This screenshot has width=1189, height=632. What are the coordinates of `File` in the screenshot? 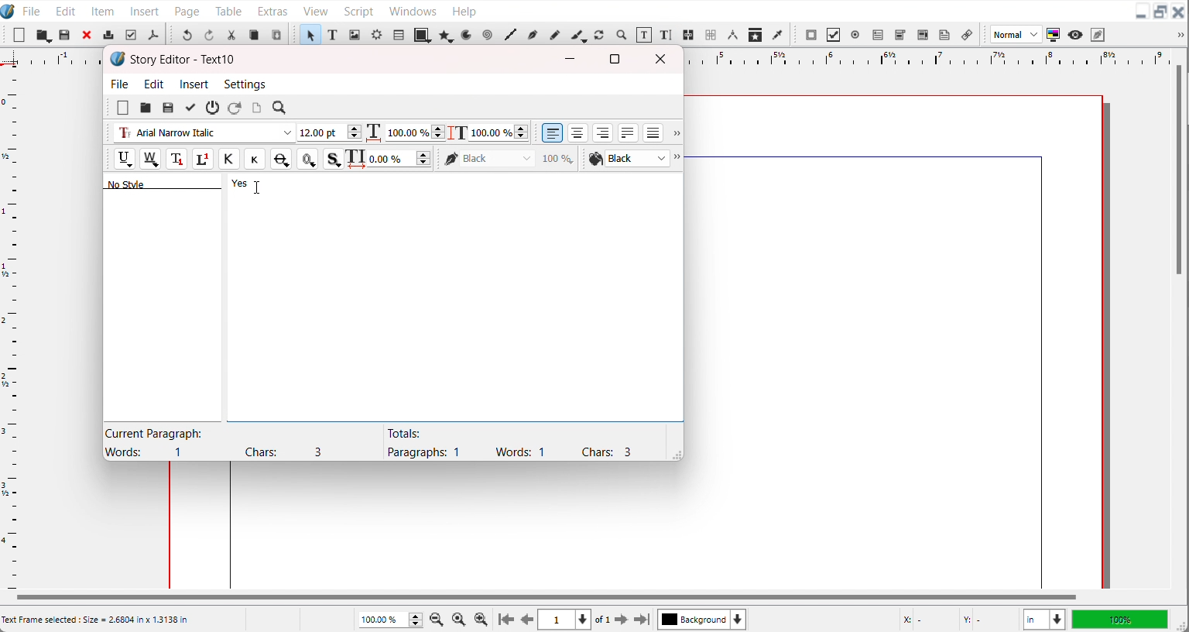 It's located at (121, 83).